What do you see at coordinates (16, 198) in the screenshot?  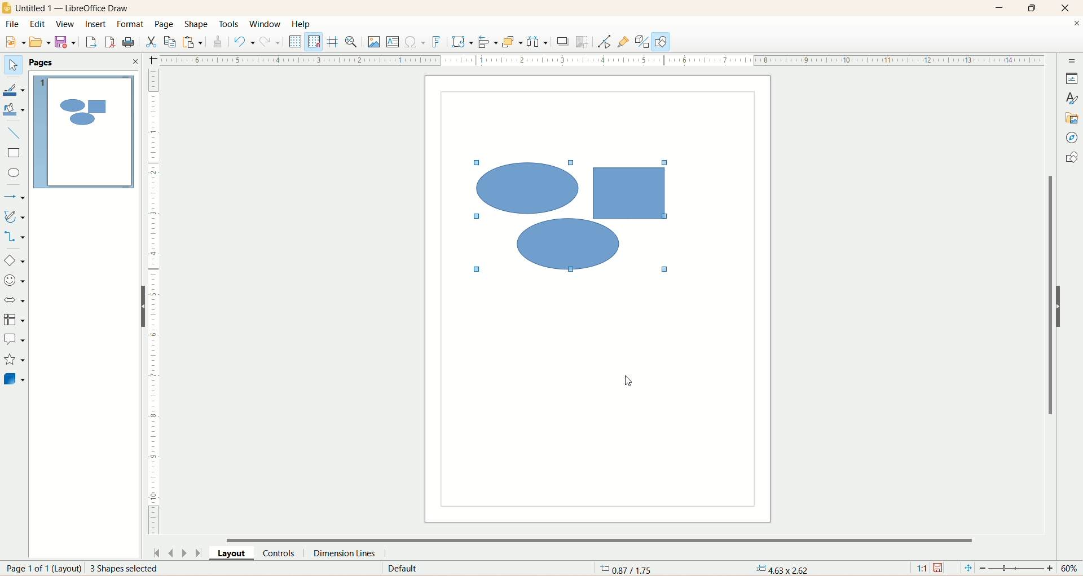 I see `lines and arrows` at bounding box center [16, 198].